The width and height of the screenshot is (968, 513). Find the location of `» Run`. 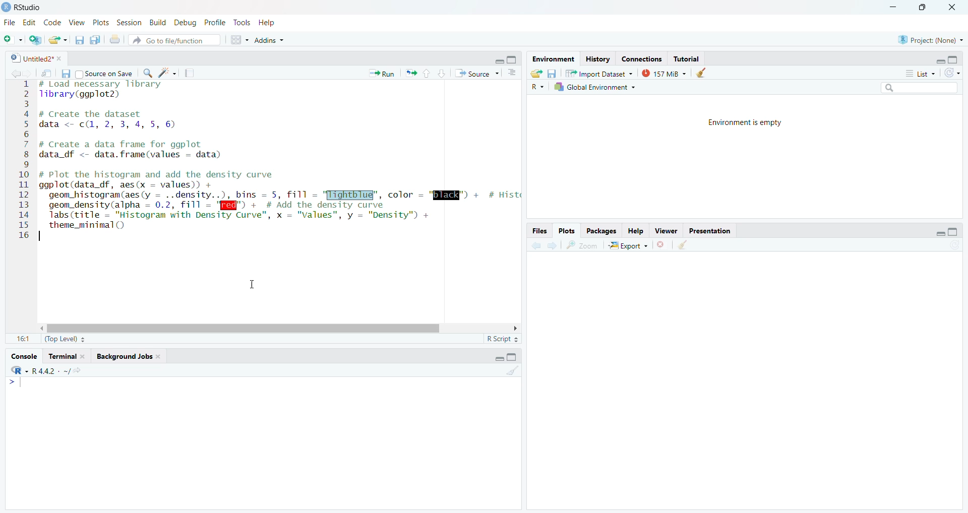

» Run is located at coordinates (384, 73).